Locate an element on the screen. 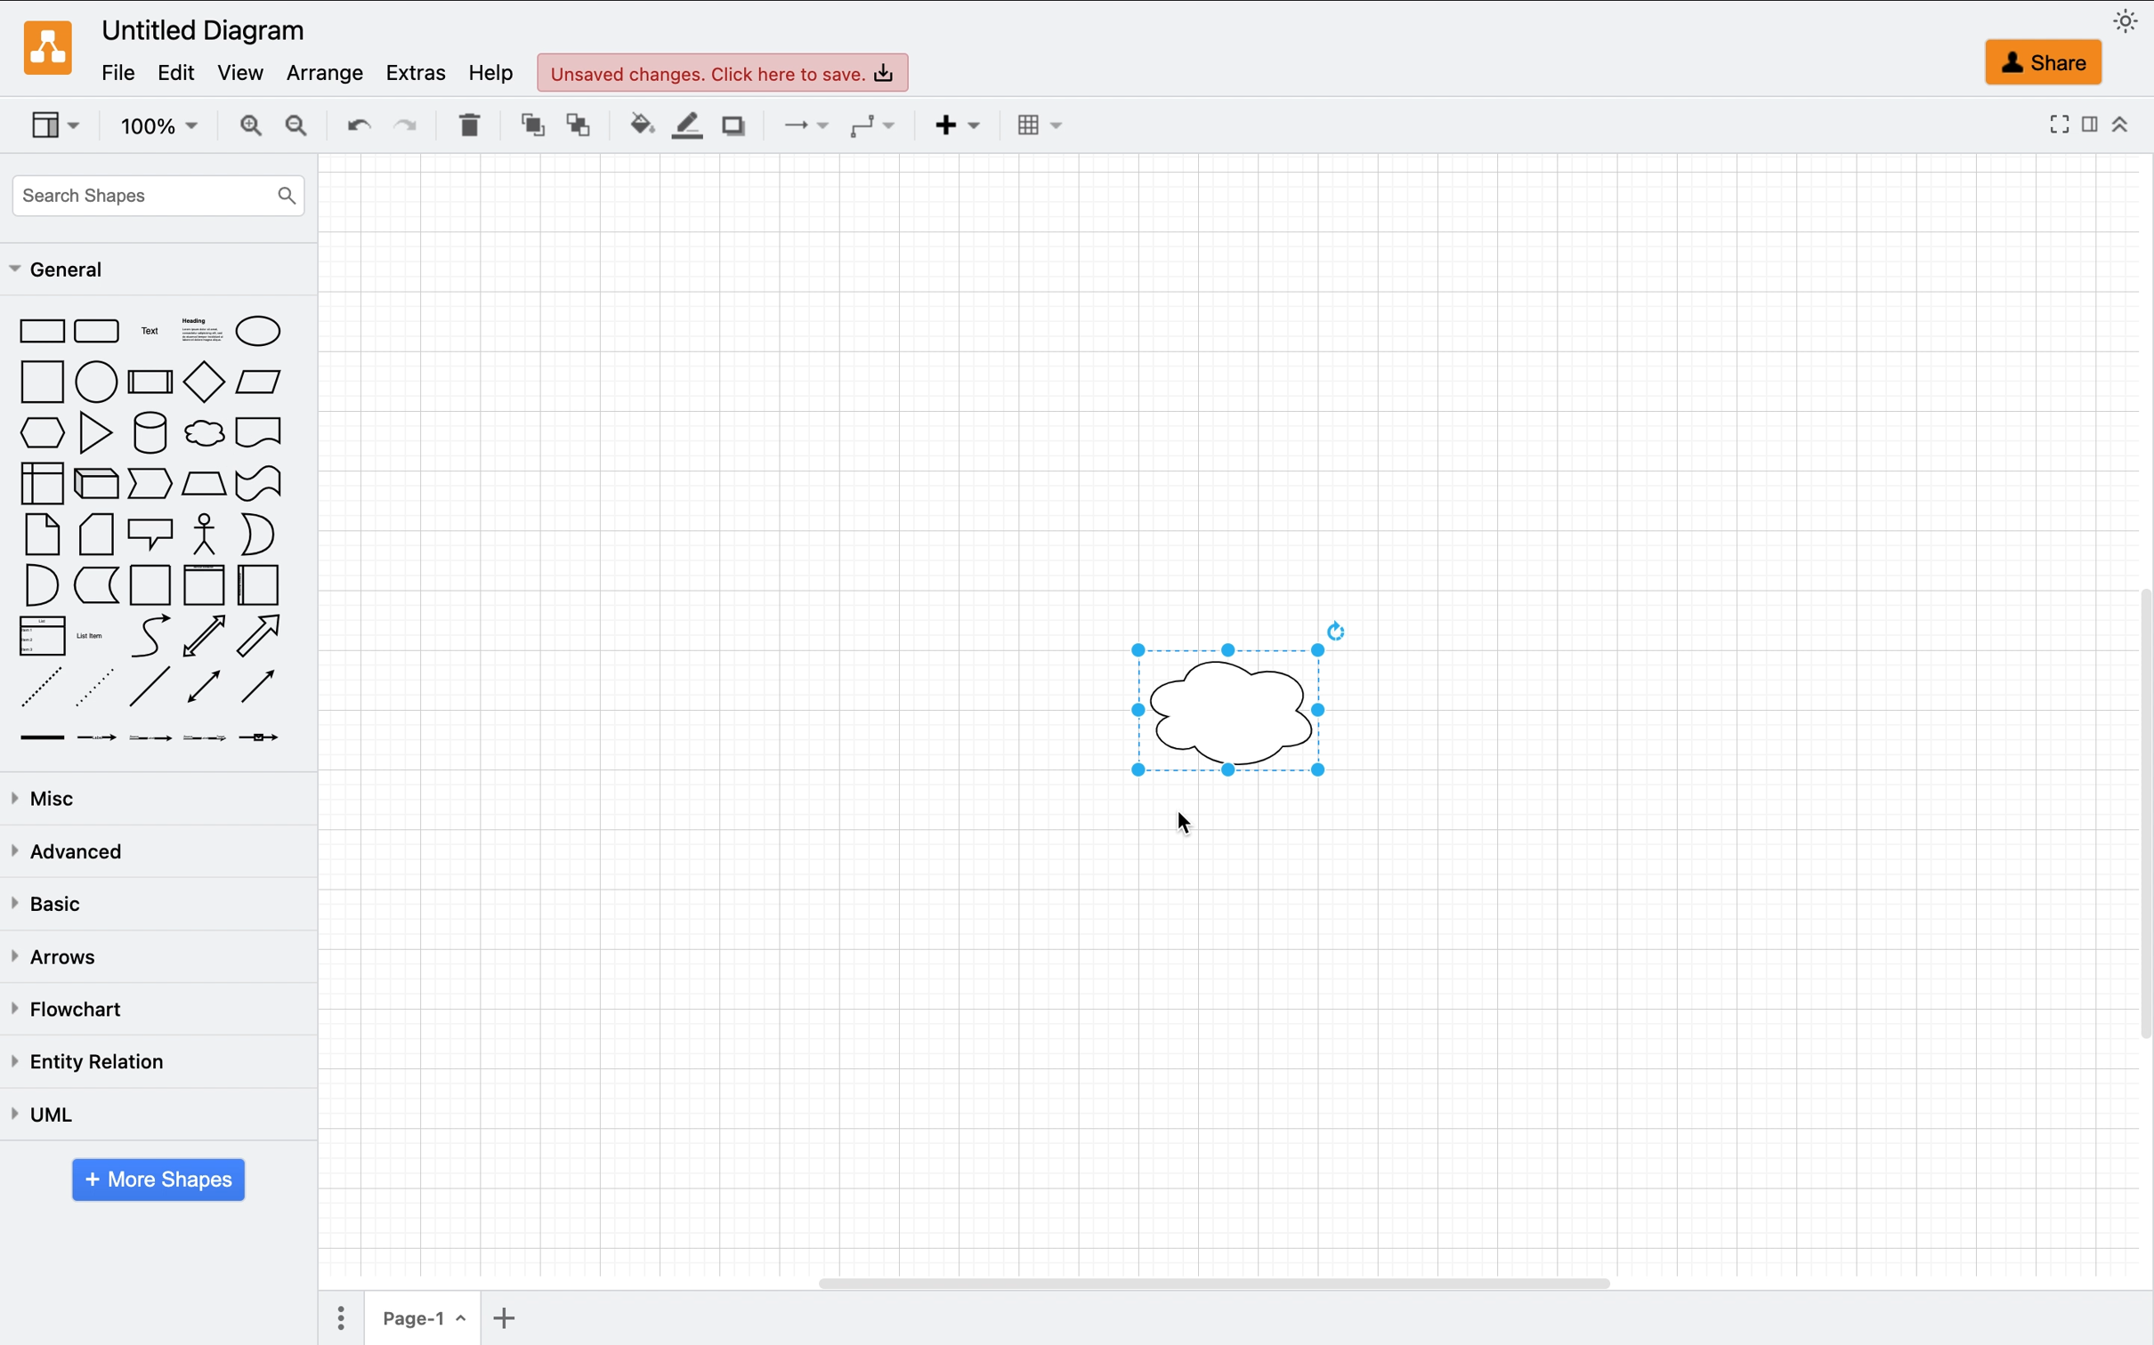 The width and height of the screenshot is (2154, 1345). draw.io logo is located at coordinates (52, 45).